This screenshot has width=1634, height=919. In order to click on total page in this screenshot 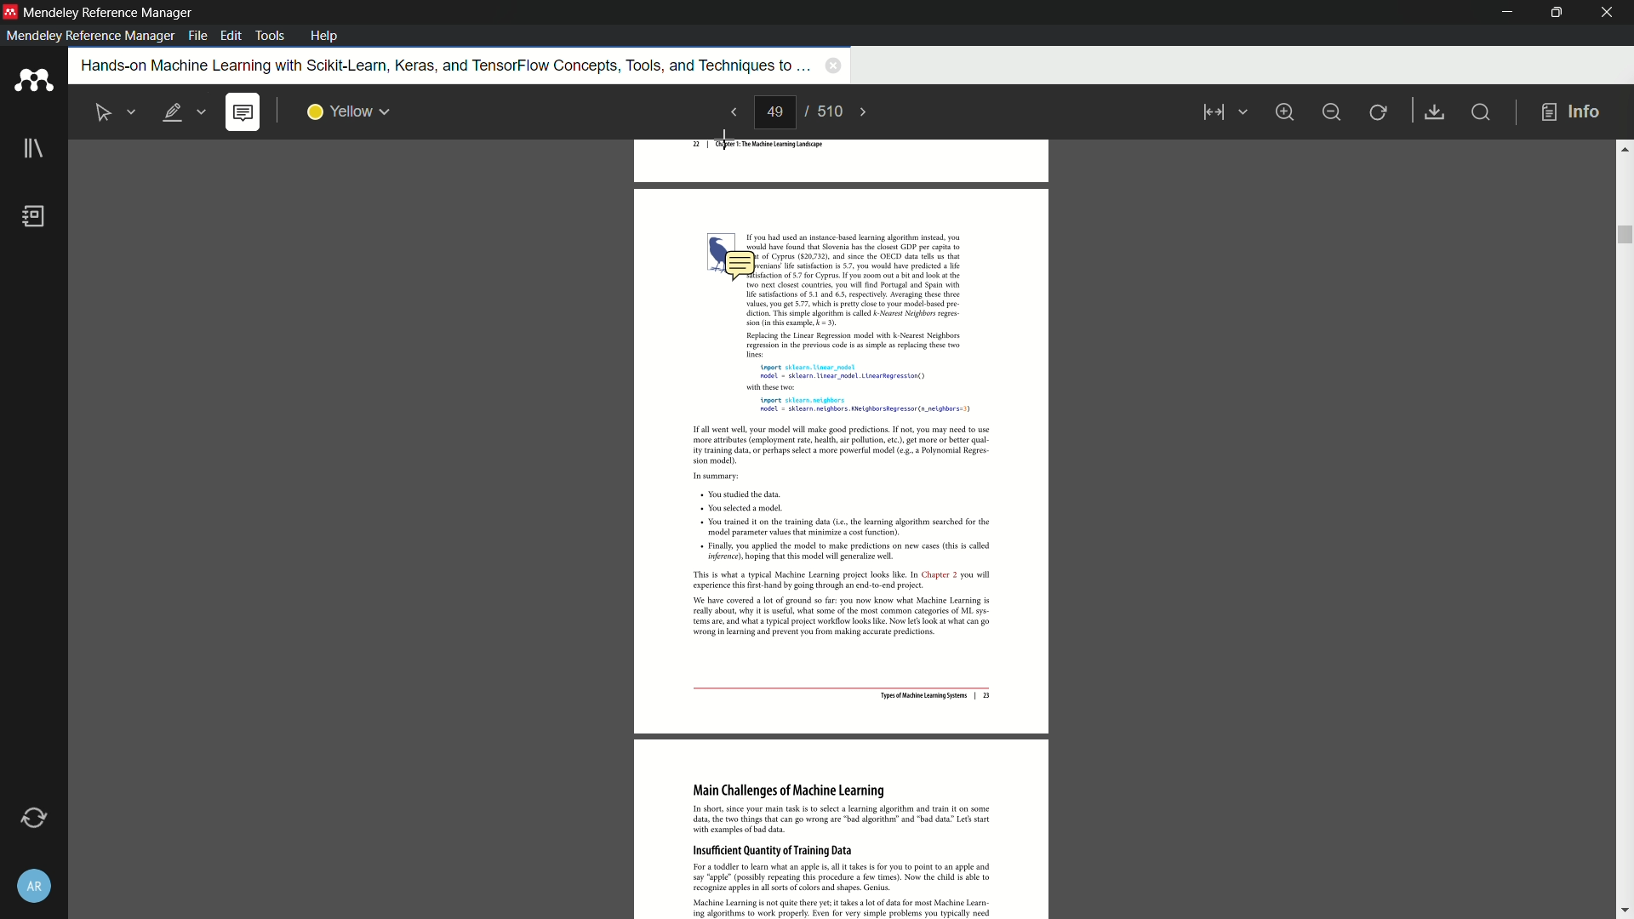, I will do `click(831, 112)`.